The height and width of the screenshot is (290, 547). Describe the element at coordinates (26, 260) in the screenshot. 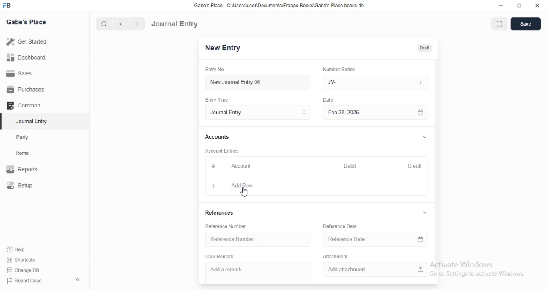

I see `‘Shortcuts` at that location.